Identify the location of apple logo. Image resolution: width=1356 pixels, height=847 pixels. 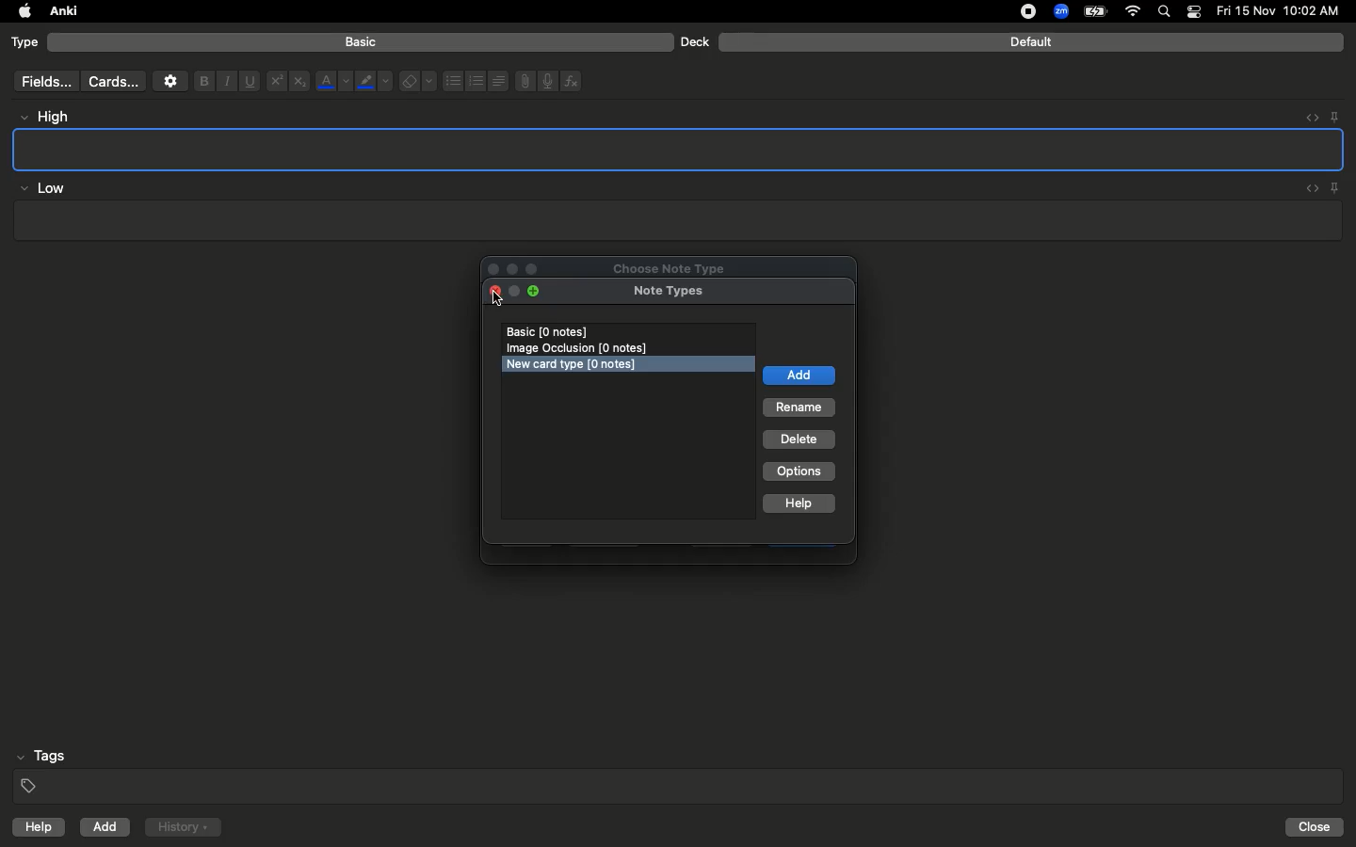
(20, 11).